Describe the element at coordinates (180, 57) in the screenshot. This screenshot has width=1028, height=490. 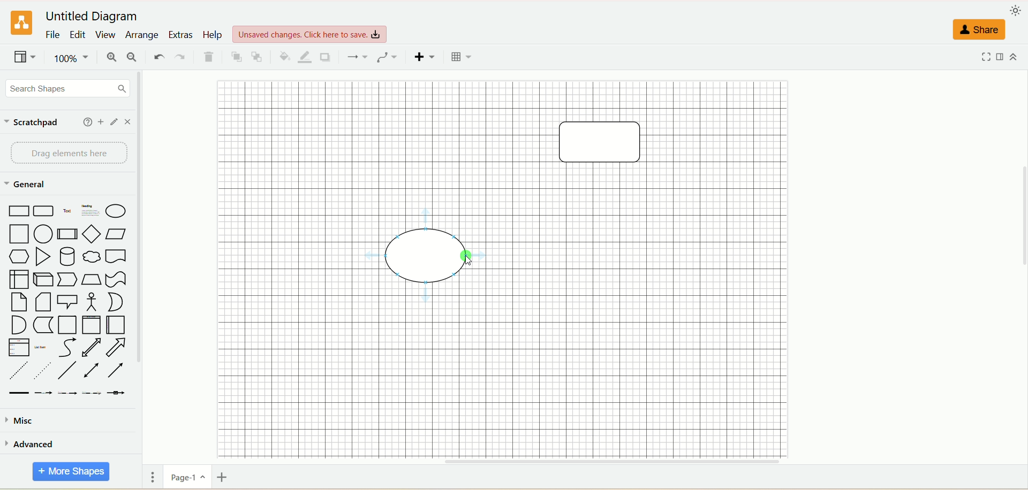
I see `redo` at that location.